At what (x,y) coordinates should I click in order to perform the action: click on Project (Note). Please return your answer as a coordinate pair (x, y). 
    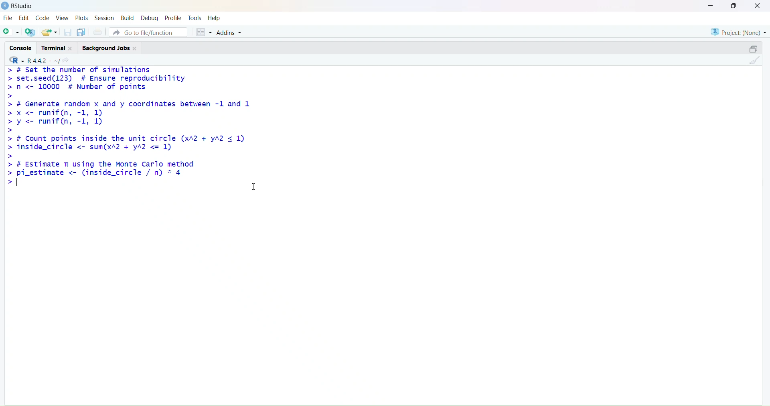
    Looking at the image, I should click on (736, 32).